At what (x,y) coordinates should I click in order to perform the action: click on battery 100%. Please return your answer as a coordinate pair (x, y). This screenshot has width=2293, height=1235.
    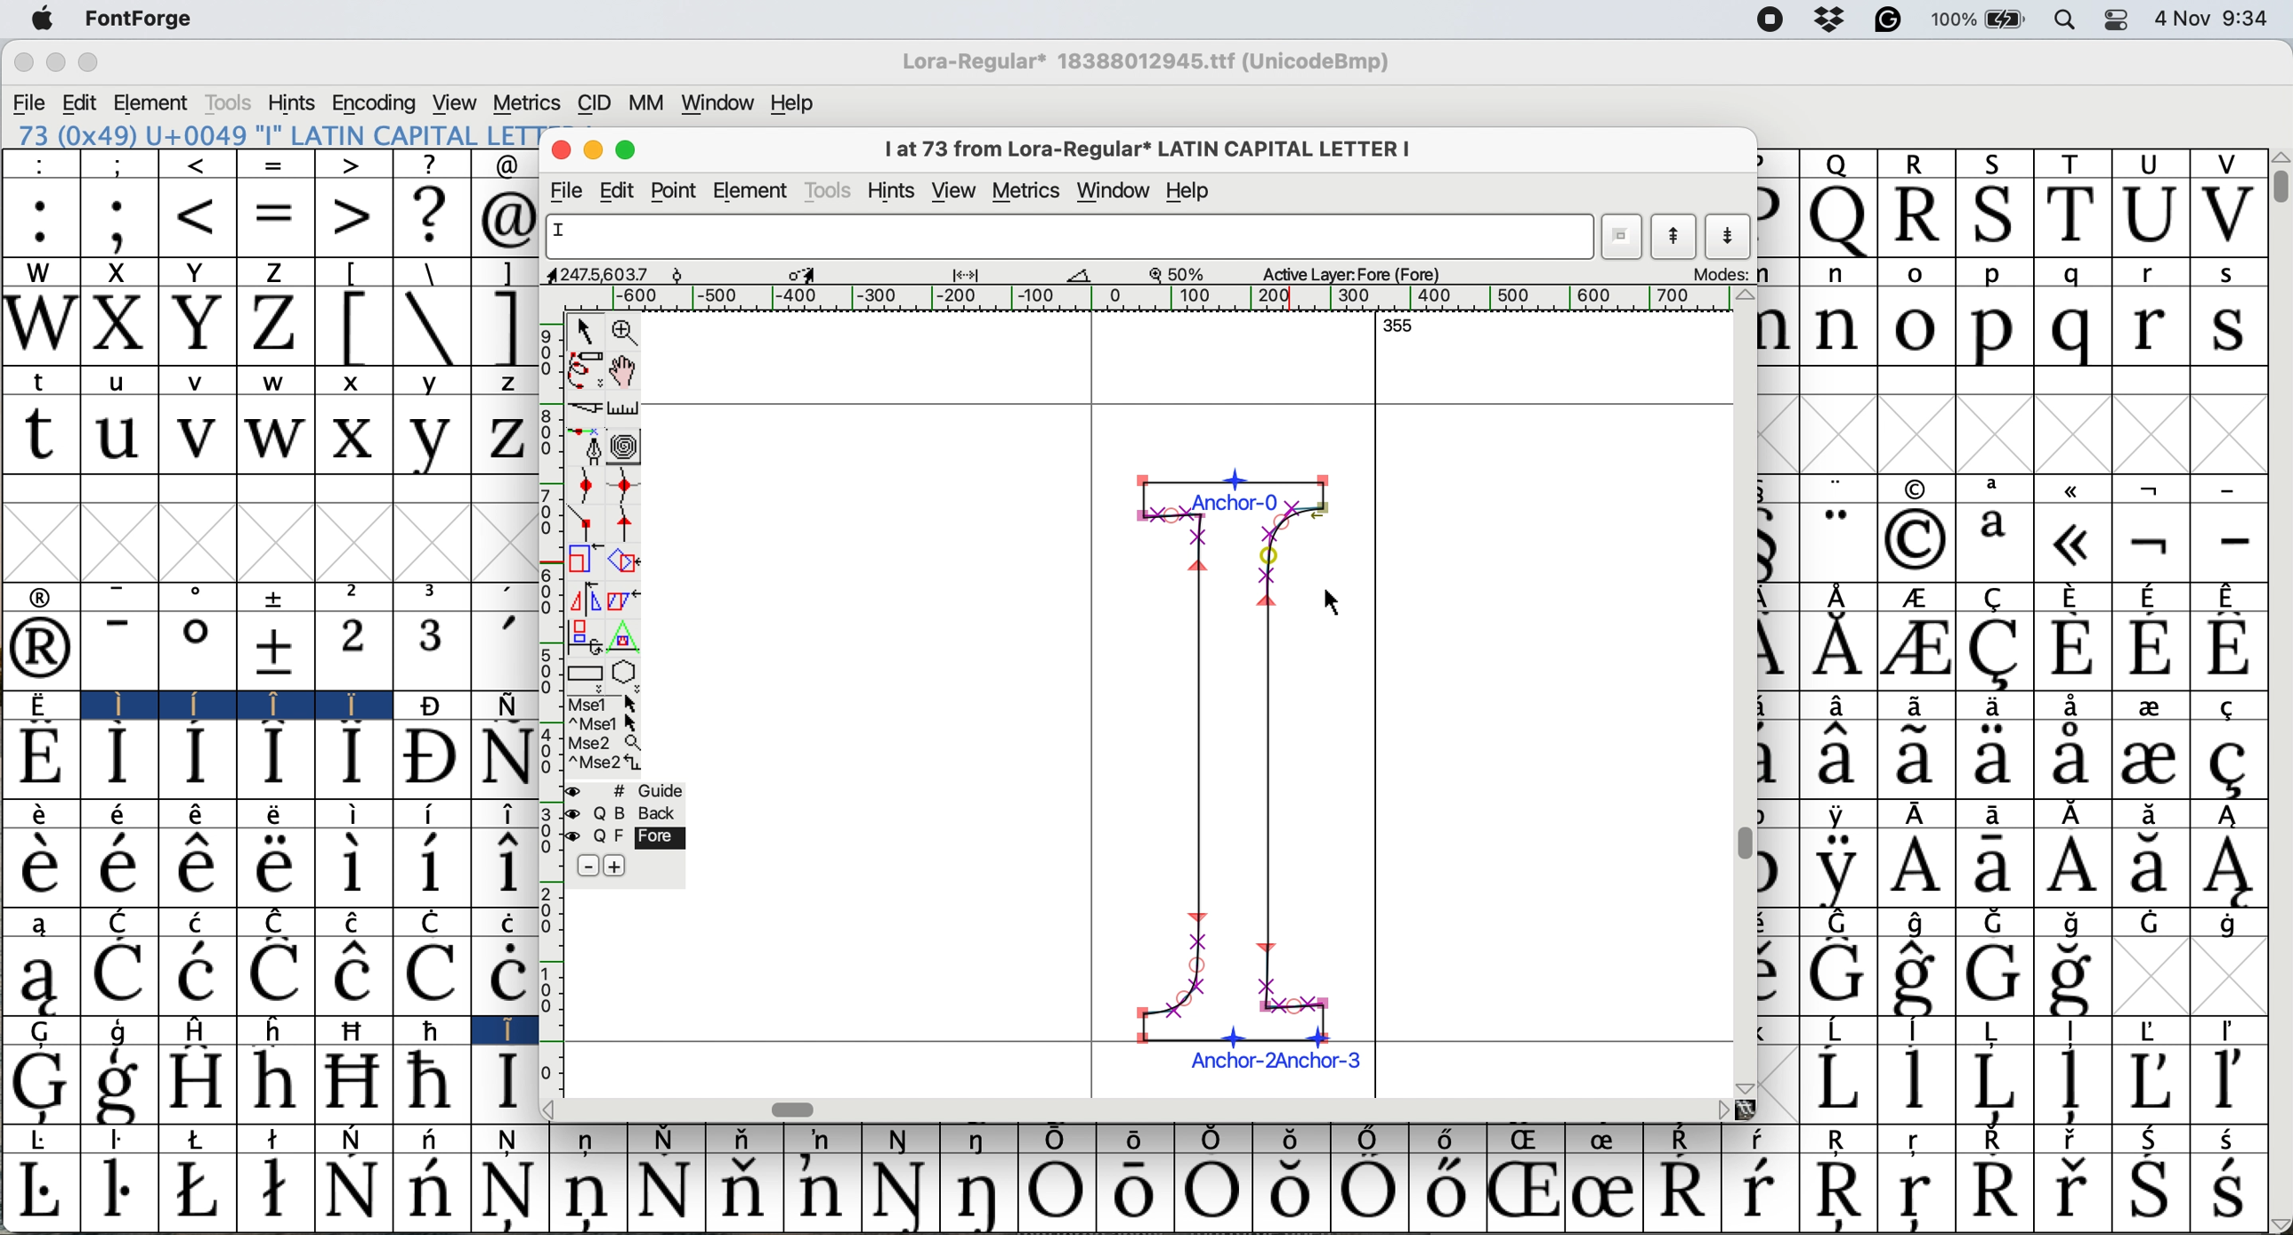
    Looking at the image, I should click on (1983, 19).